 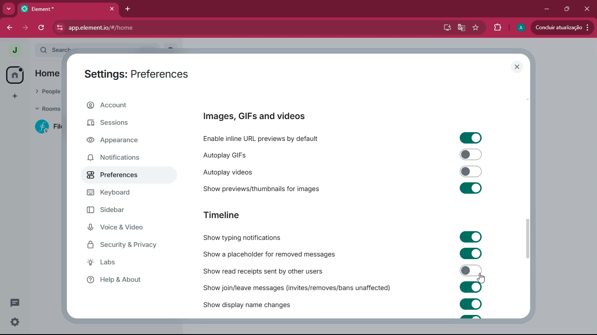 What do you see at coordinates (529, 239) in the screenshot?
I see `scroll bar` at bounding box center [529, 239].